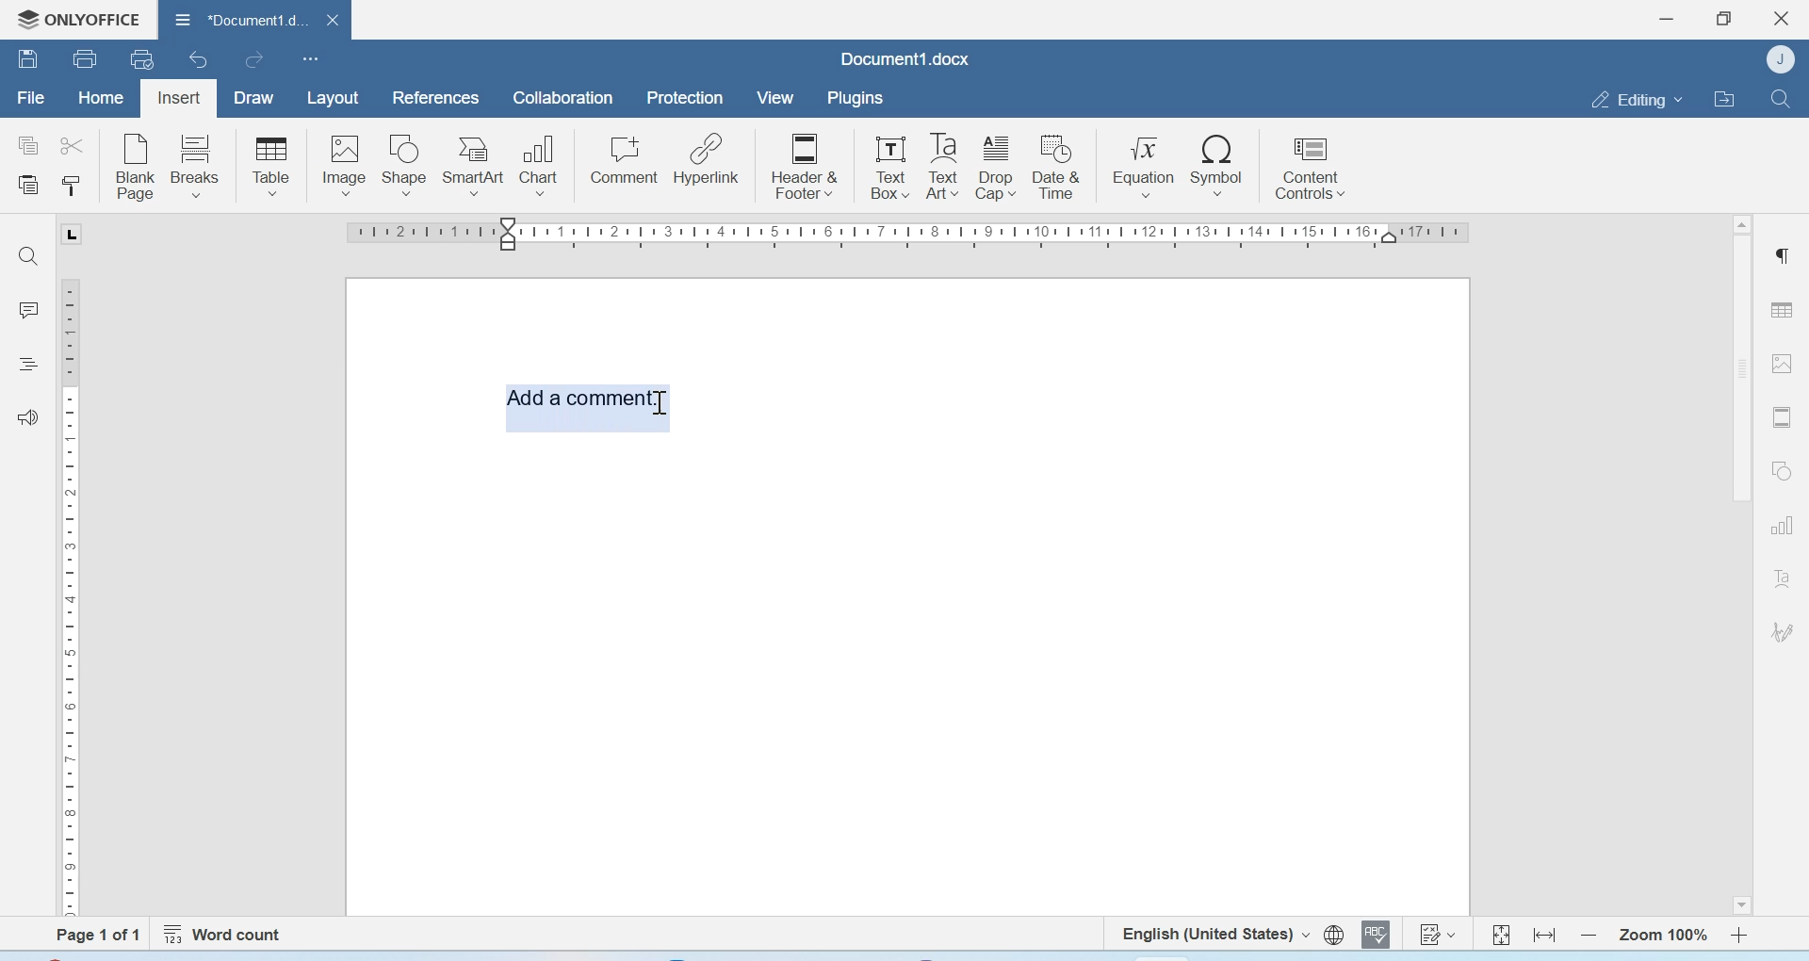 This screenshot has width=1809, height=961. I want to click on Minimize, so click(1669, 19).